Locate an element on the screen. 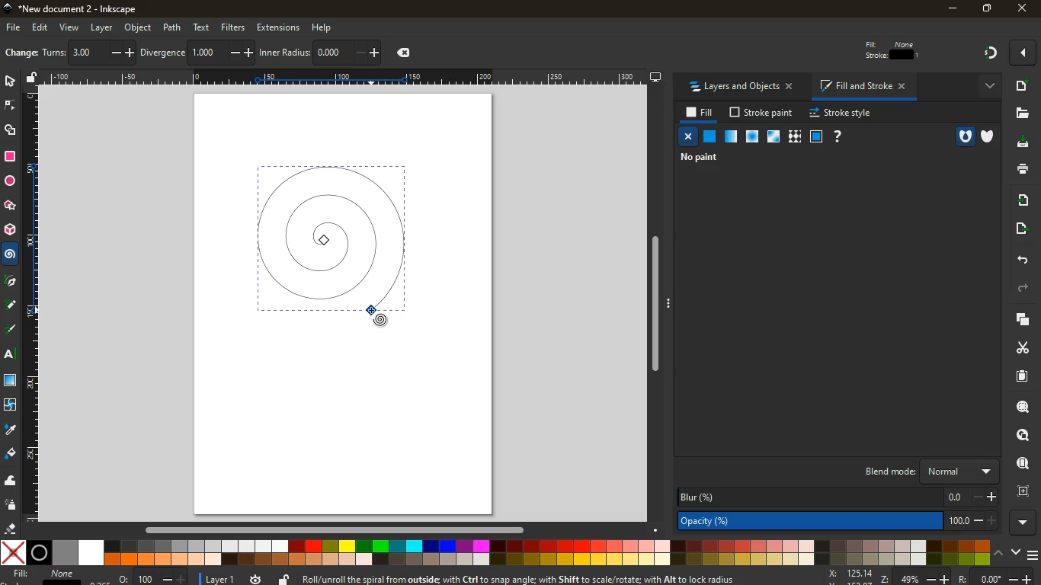 The height and width of the screenshot is (585, 1041). time is located at coordinates (256, 577).